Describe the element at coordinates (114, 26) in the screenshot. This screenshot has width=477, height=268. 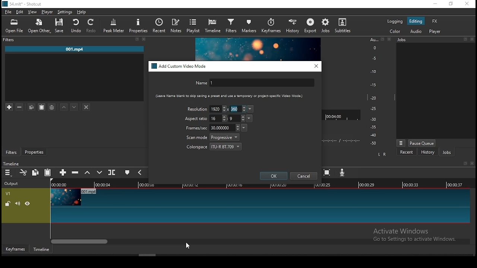
I see `peak meter` at that location.